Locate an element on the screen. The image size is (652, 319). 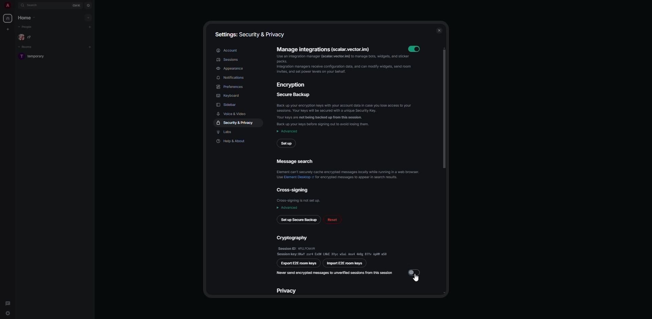
secure backup back up your encryption keys with your account data in case you lose access to your sessions. your keys will be secured with a unique security key. your keys are not being backed up from this session back up your keys before signing out to avoid losing them. is located at coordinates (345, 110).